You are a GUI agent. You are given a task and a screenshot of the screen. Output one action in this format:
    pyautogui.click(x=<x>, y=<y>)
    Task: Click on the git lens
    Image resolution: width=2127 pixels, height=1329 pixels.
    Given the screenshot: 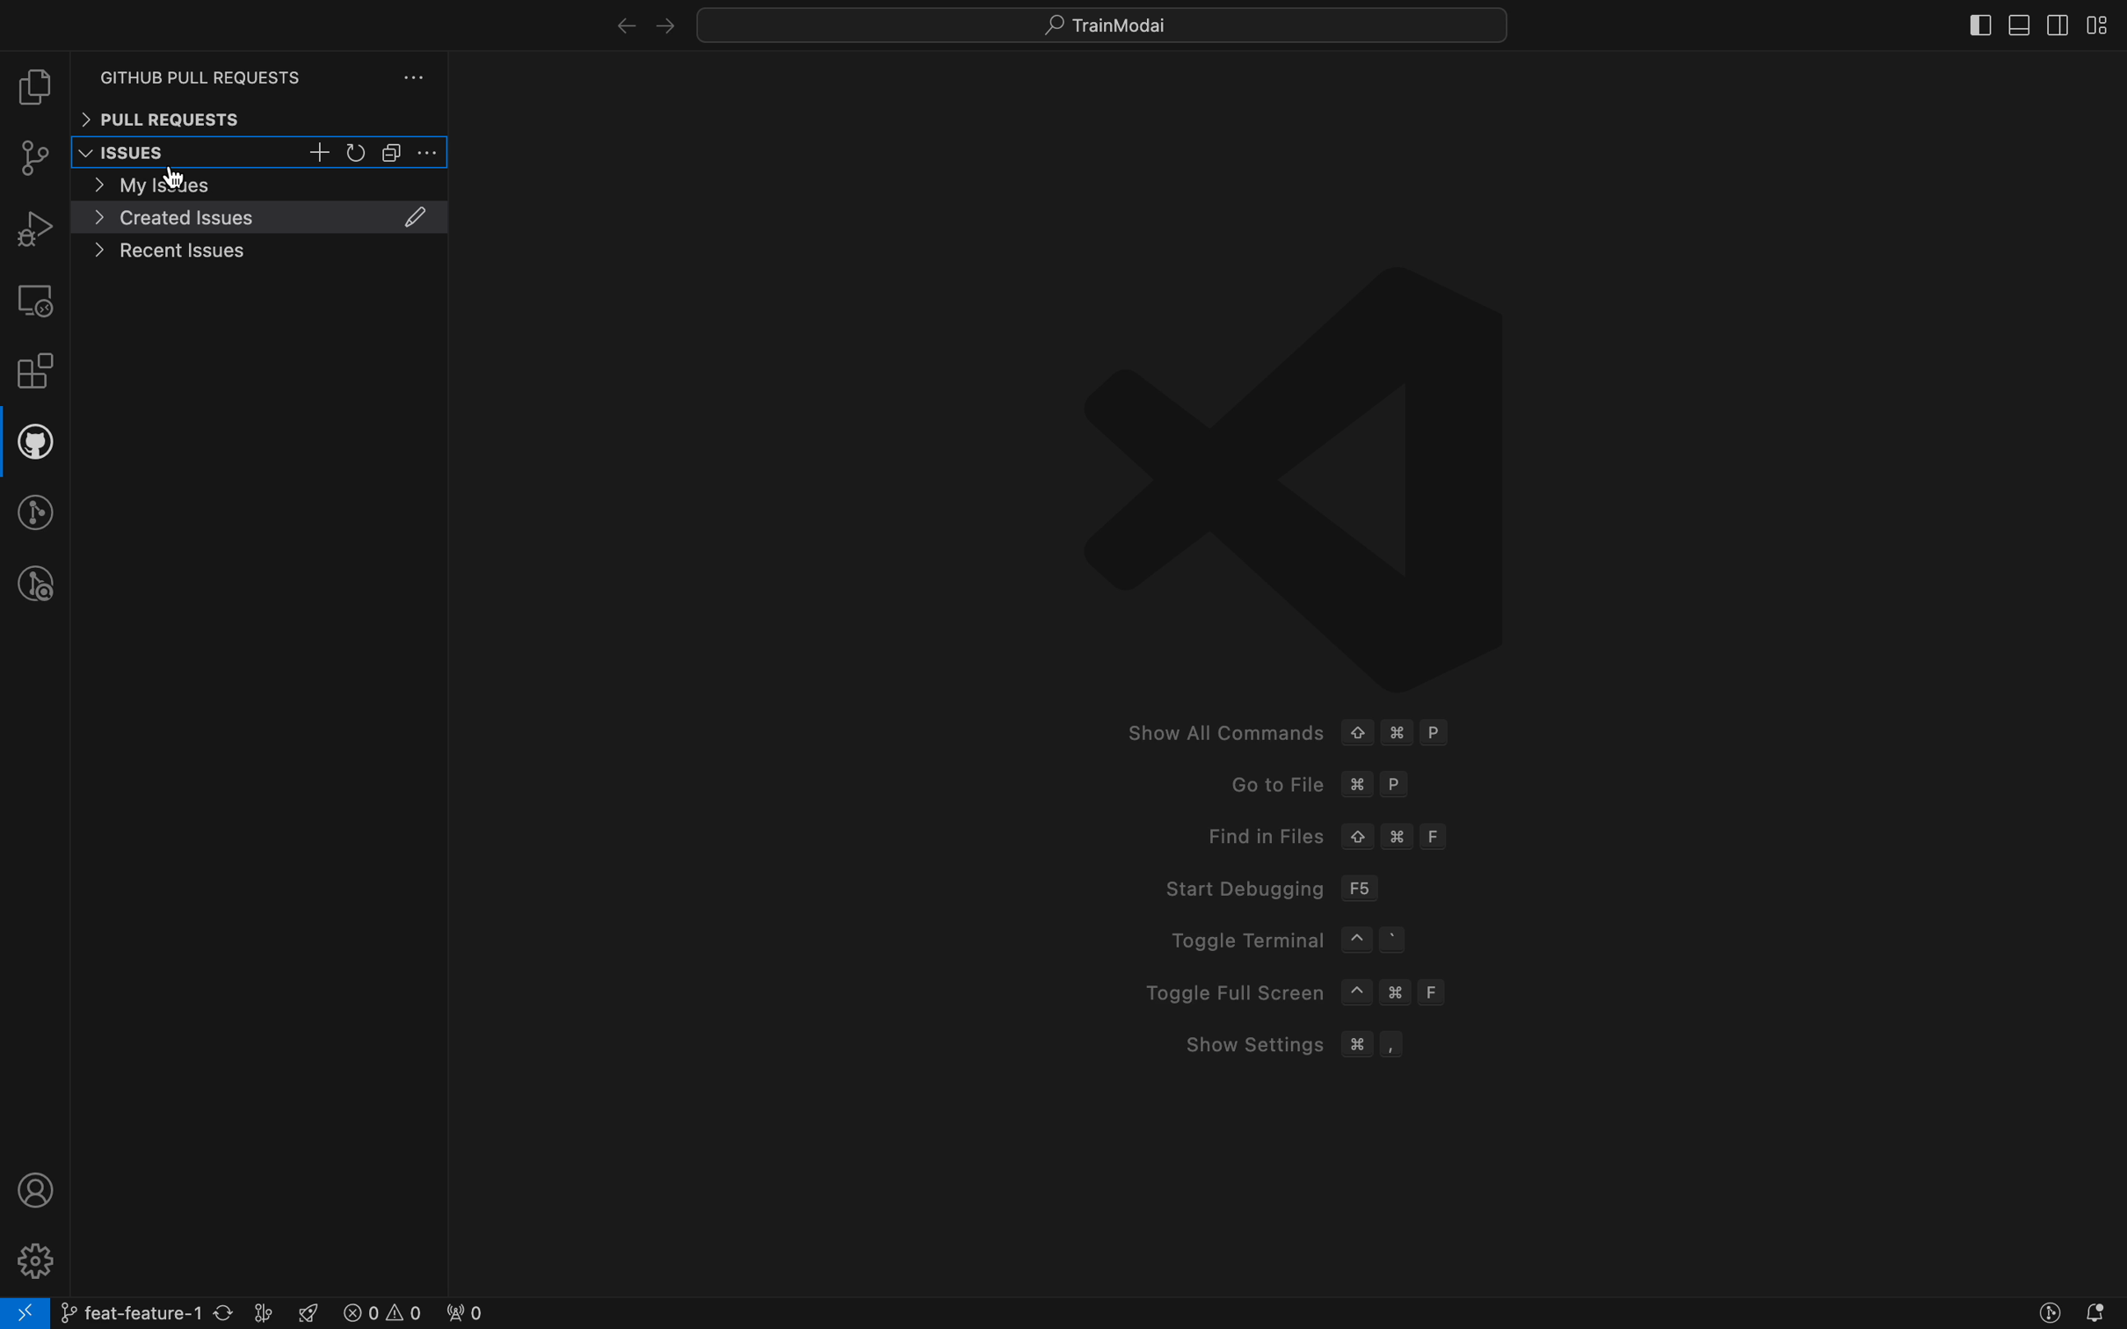 What is the action you would take?
    pyautogui.click(x=38, y=512)
    